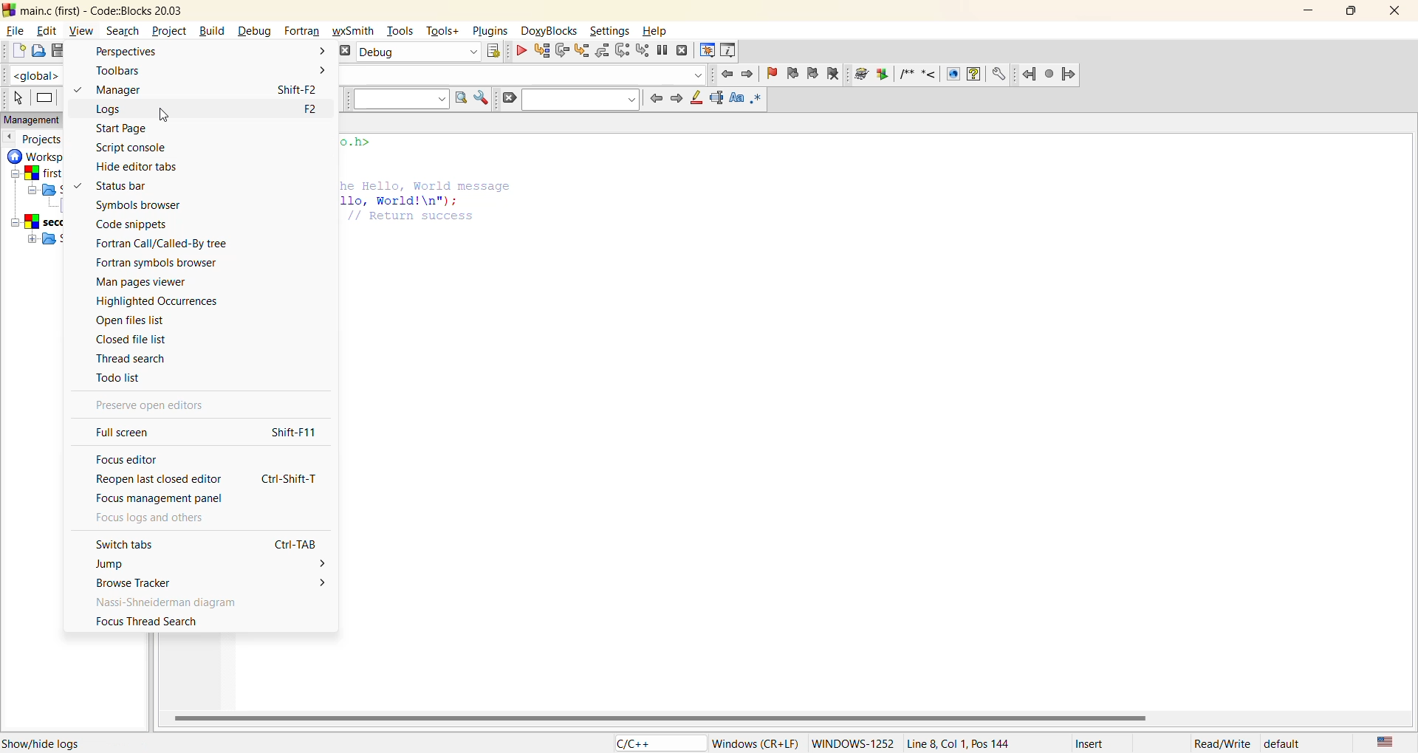 The image size is (1418, 753). I want to click on run search, so click(461, 99).